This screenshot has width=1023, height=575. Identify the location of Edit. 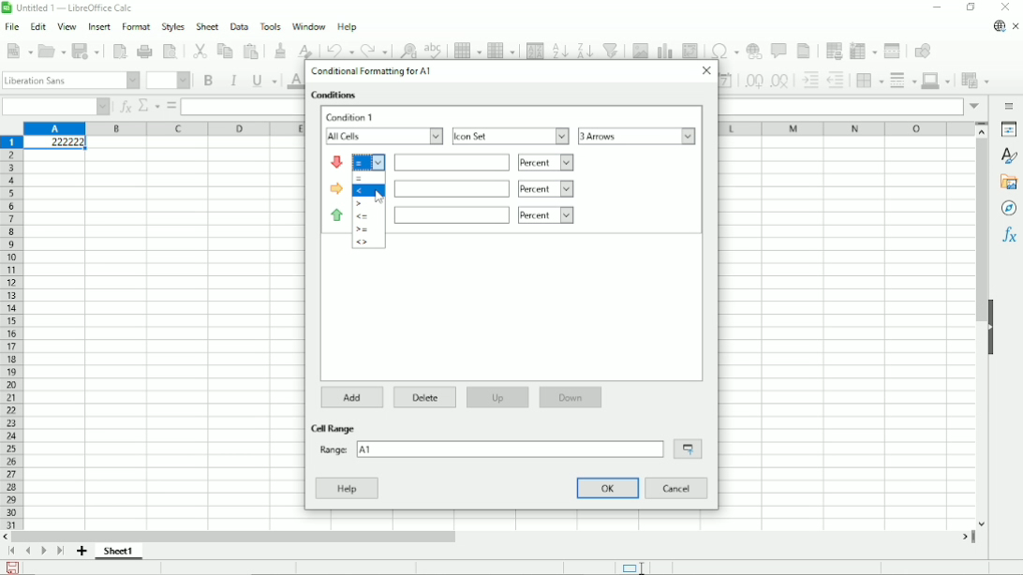
(37, 28).